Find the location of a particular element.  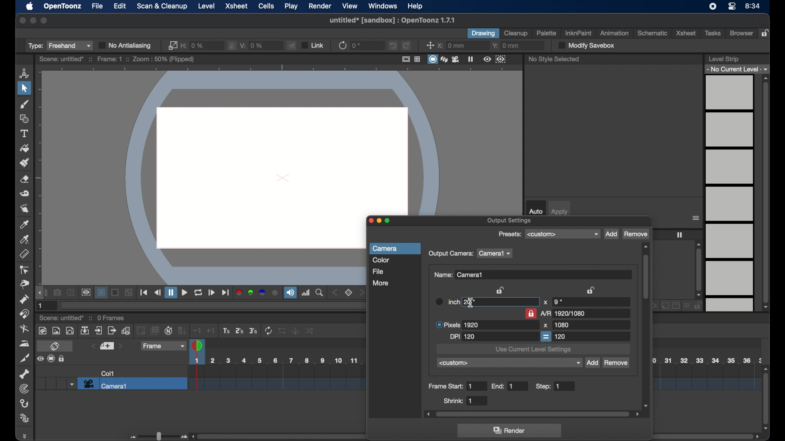

scroll bar is located at coordinates (708, 436).